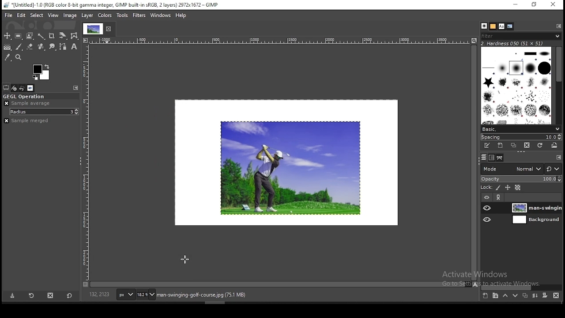 This screenshot has width=565, height=318. I want to click on opacity, so click(523, 179).